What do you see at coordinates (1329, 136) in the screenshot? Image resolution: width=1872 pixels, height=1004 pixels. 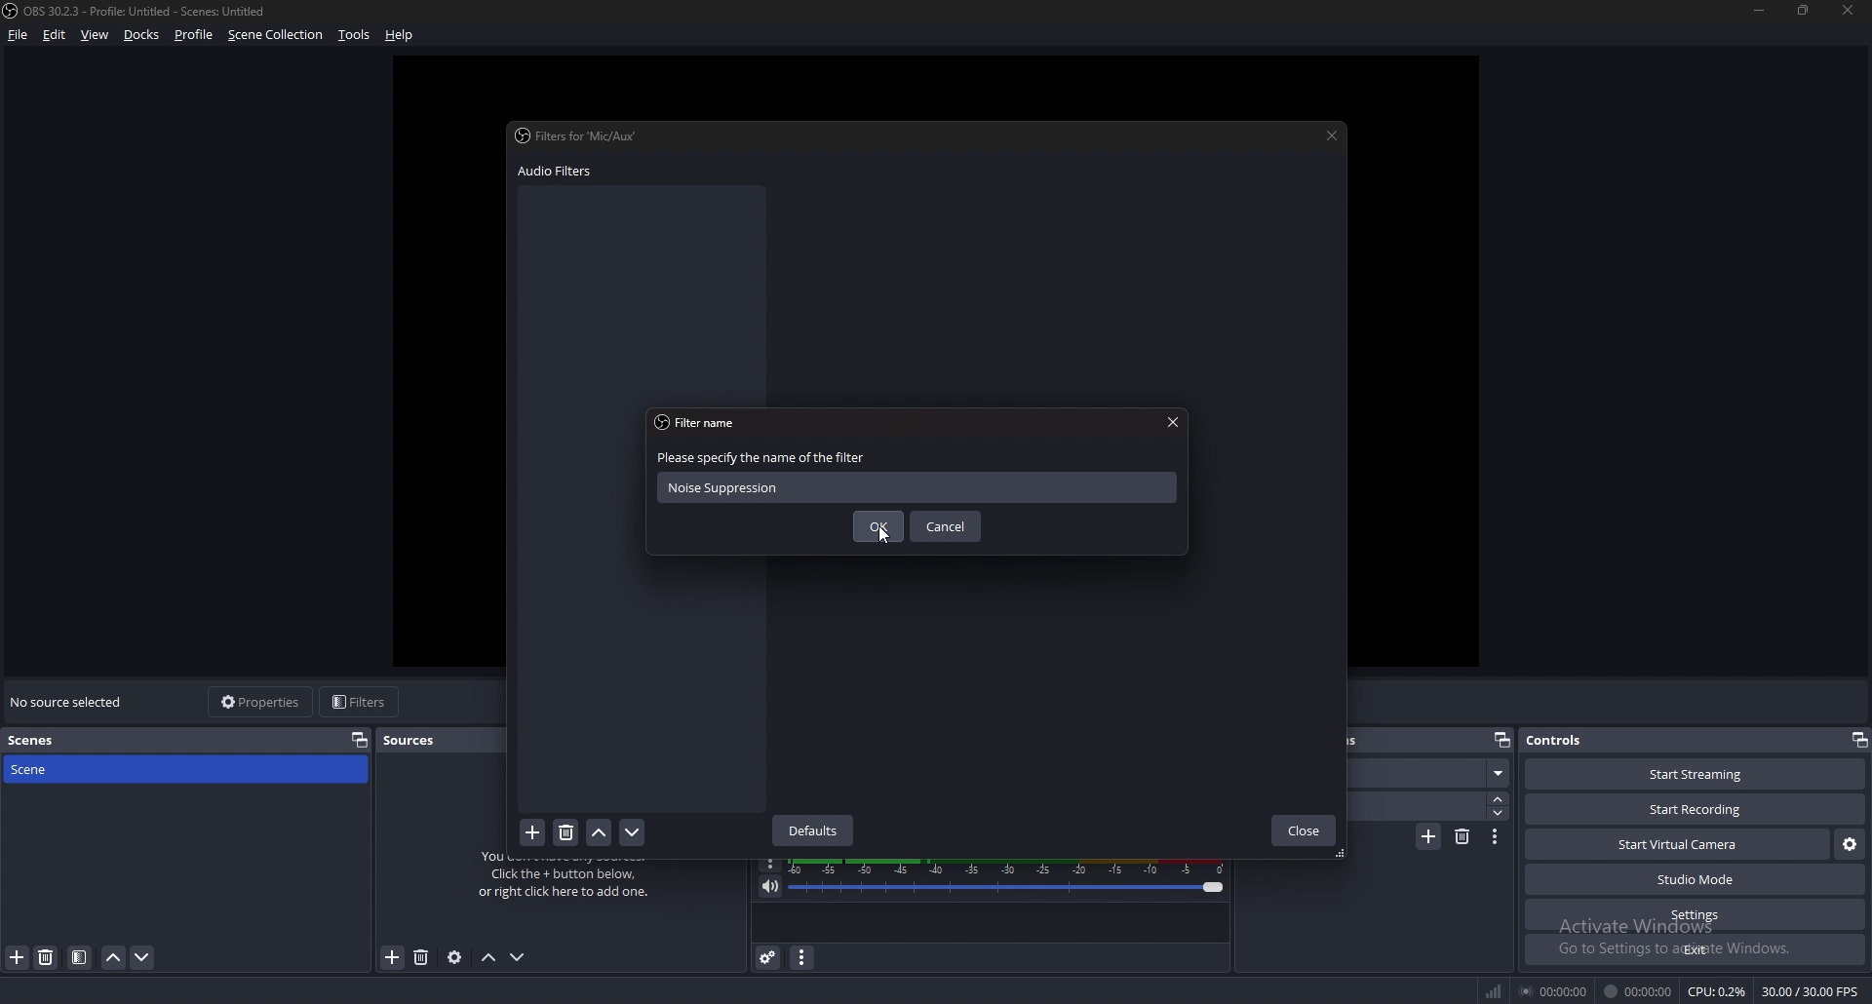 I see `close` at bounding box center [1329, 136].